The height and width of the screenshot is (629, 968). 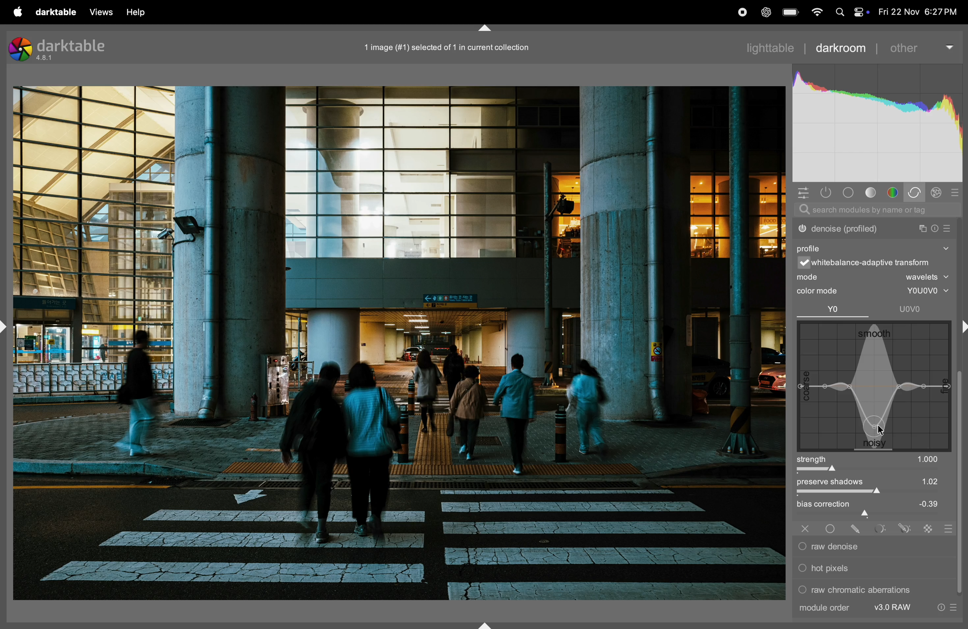 I want to click on lighttable, so click(x=769, y=48).